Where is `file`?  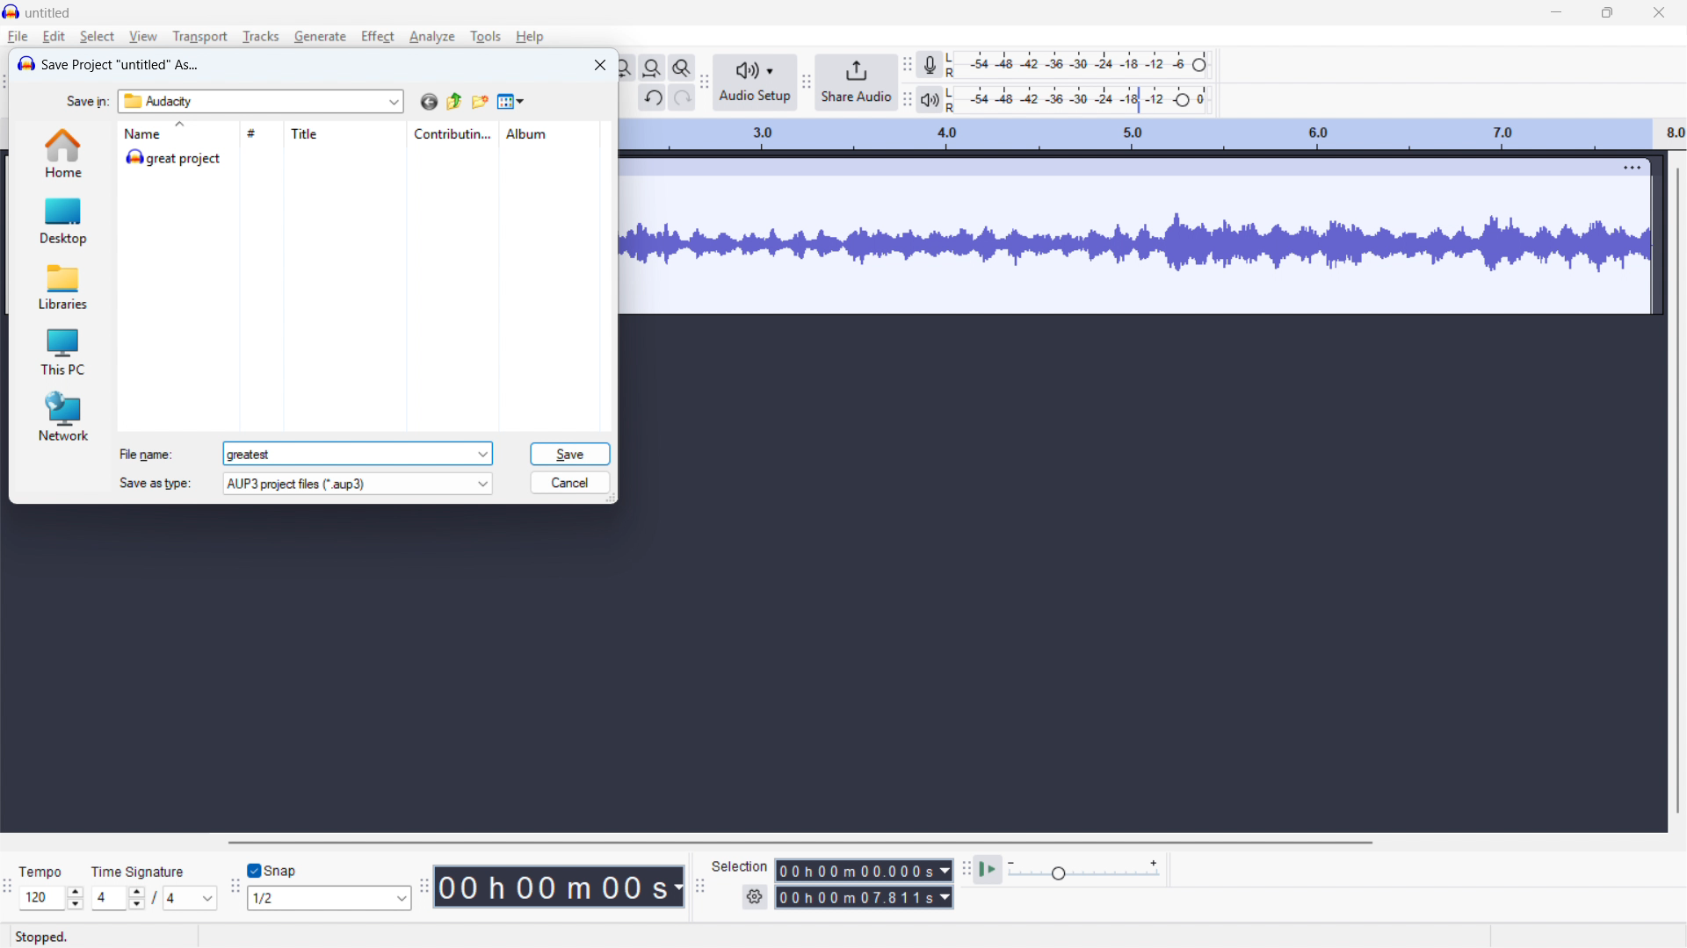
file is located at coordinates (18, 37).